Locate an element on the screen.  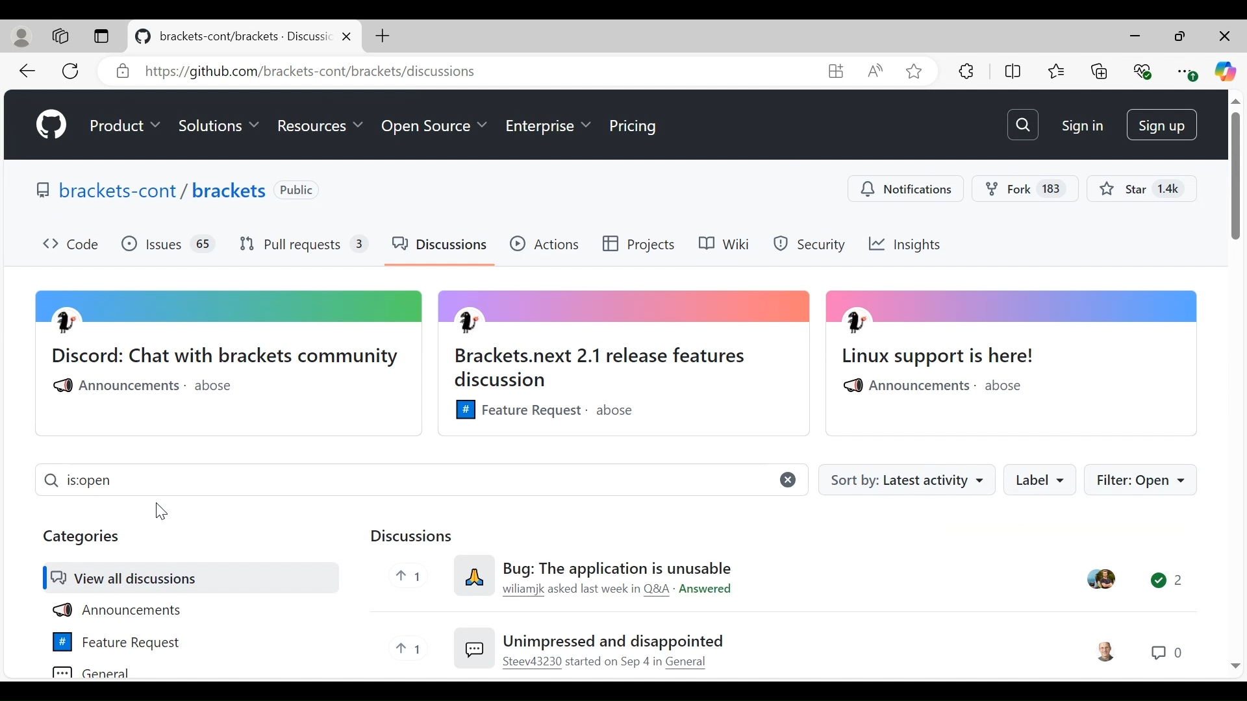
Avatar is located at coordinates (1012, 314).